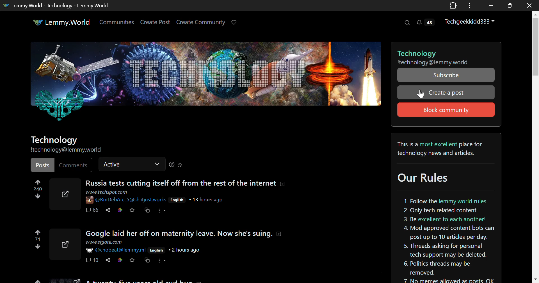  What do you see at coordinates (184, 250) in the screenshot?
I see `2 hours ago` at bounding box center [184, 250].